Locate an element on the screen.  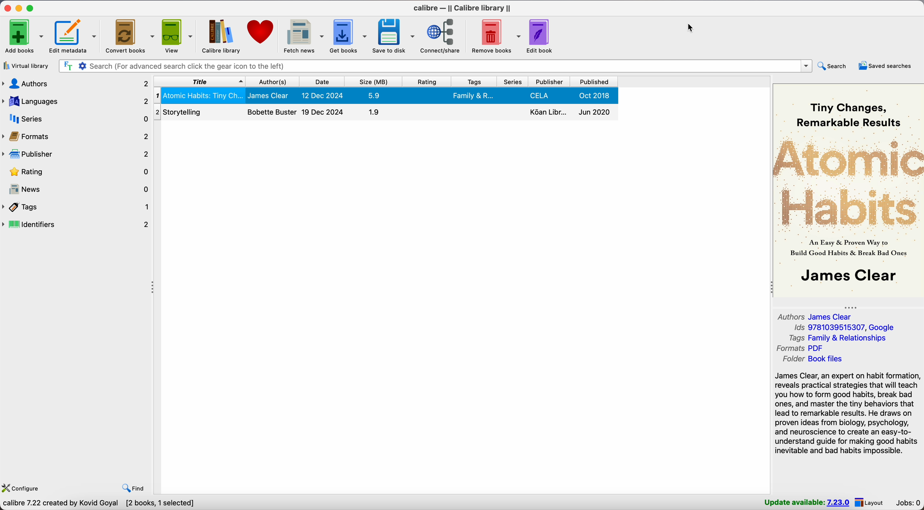
layout is located at coordinates (869, 502).